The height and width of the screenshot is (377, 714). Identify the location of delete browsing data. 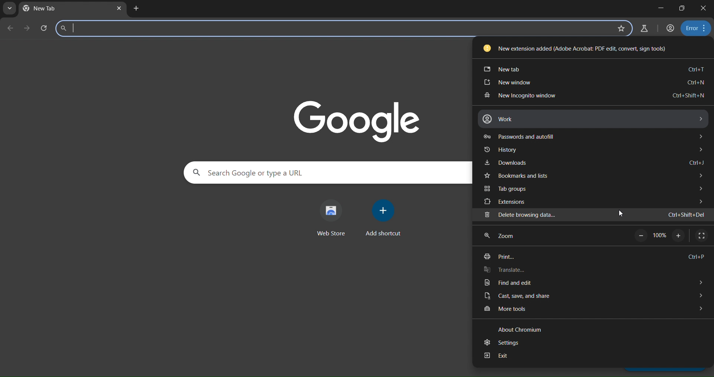
(592, 215).